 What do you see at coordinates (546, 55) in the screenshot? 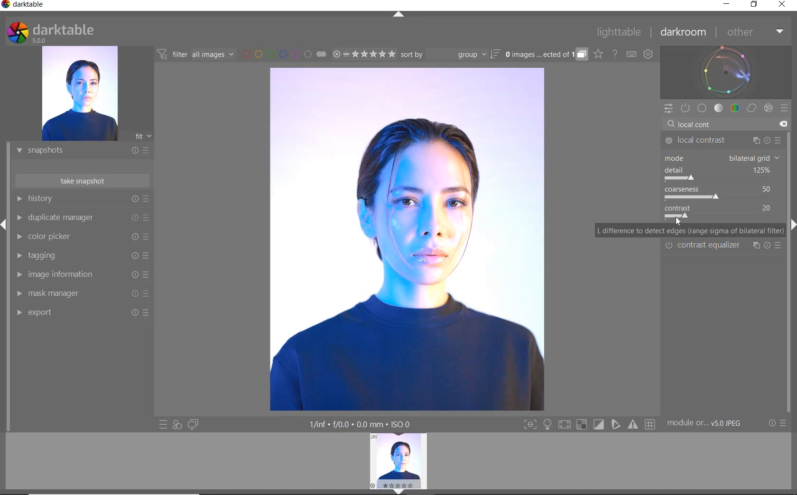
I see `EXPAND GROUPED IMAGES` at bounding box center [546, 55].